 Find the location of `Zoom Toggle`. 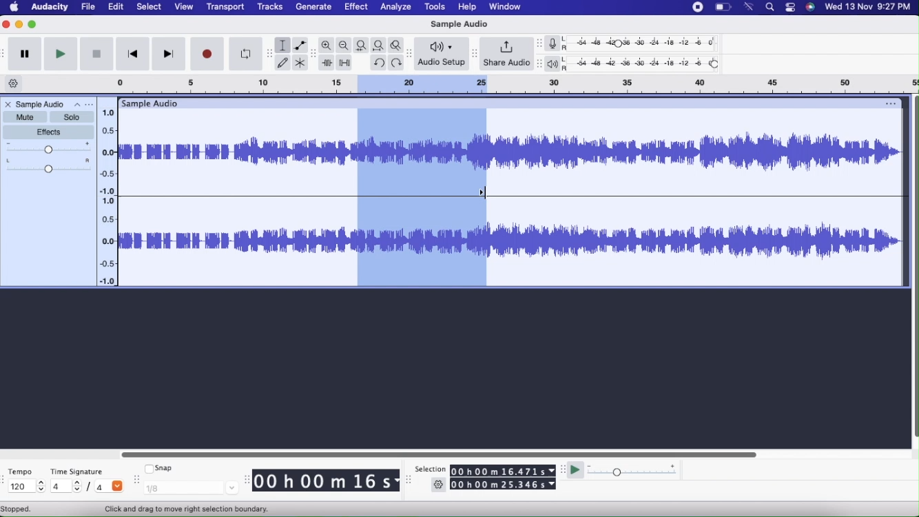

Zoom Toggle is located at coordinates (398, 44).